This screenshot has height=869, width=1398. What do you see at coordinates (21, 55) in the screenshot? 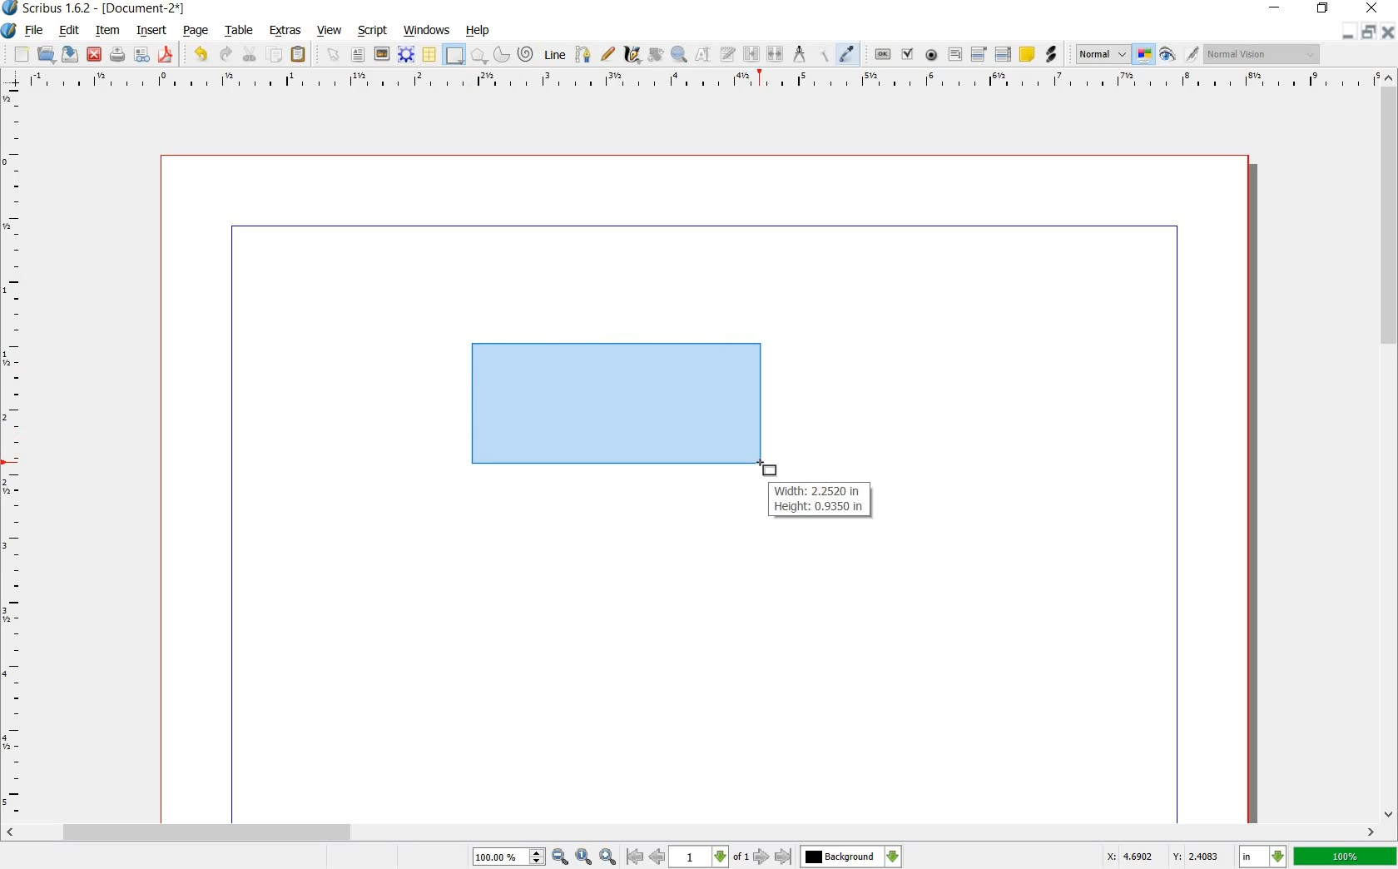
I see `NEW` at bounding box center [21, 55].